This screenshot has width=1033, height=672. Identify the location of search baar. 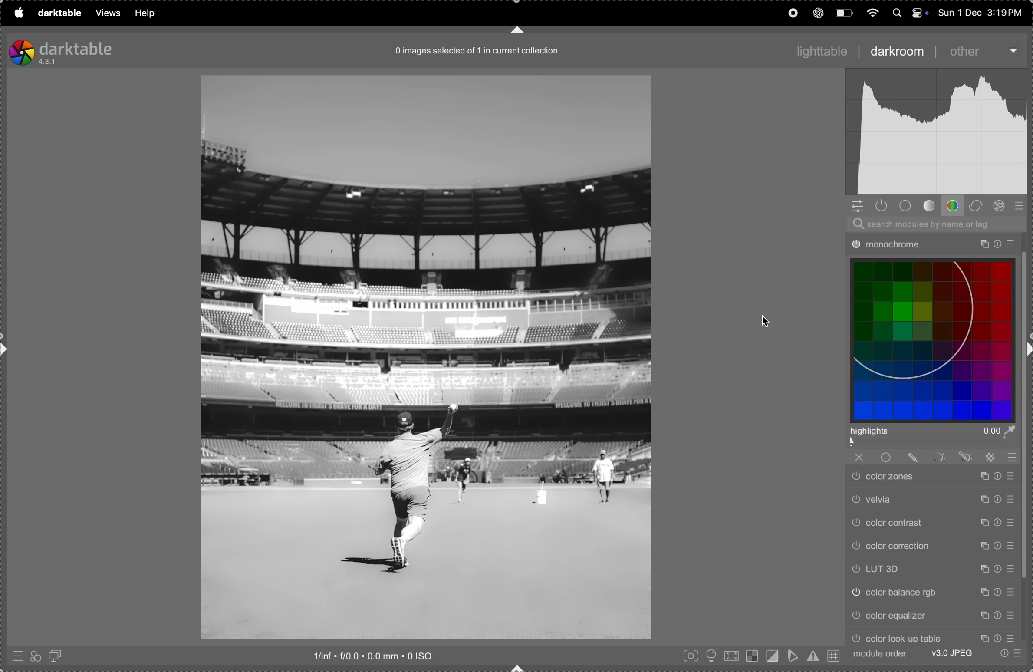
(934, 224).